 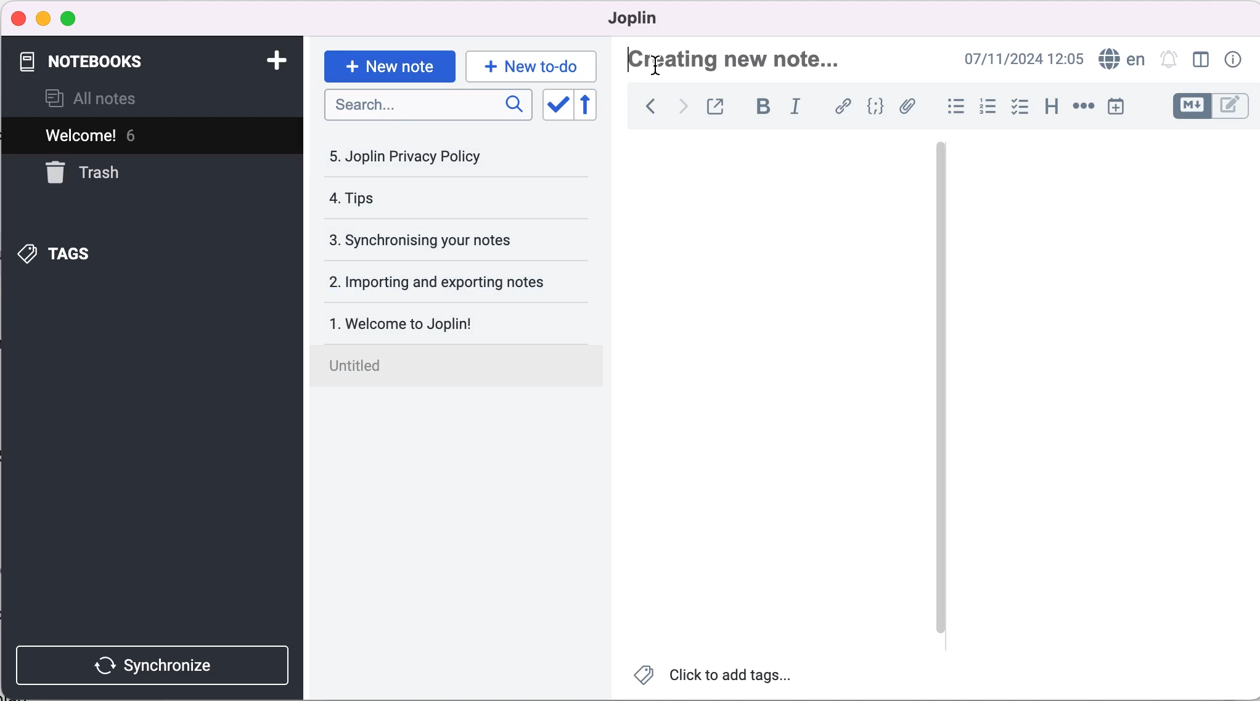 What do you see at coordinates (651, 20) in the screenshot?
I see `joplin` at bounding box center [651, 20].